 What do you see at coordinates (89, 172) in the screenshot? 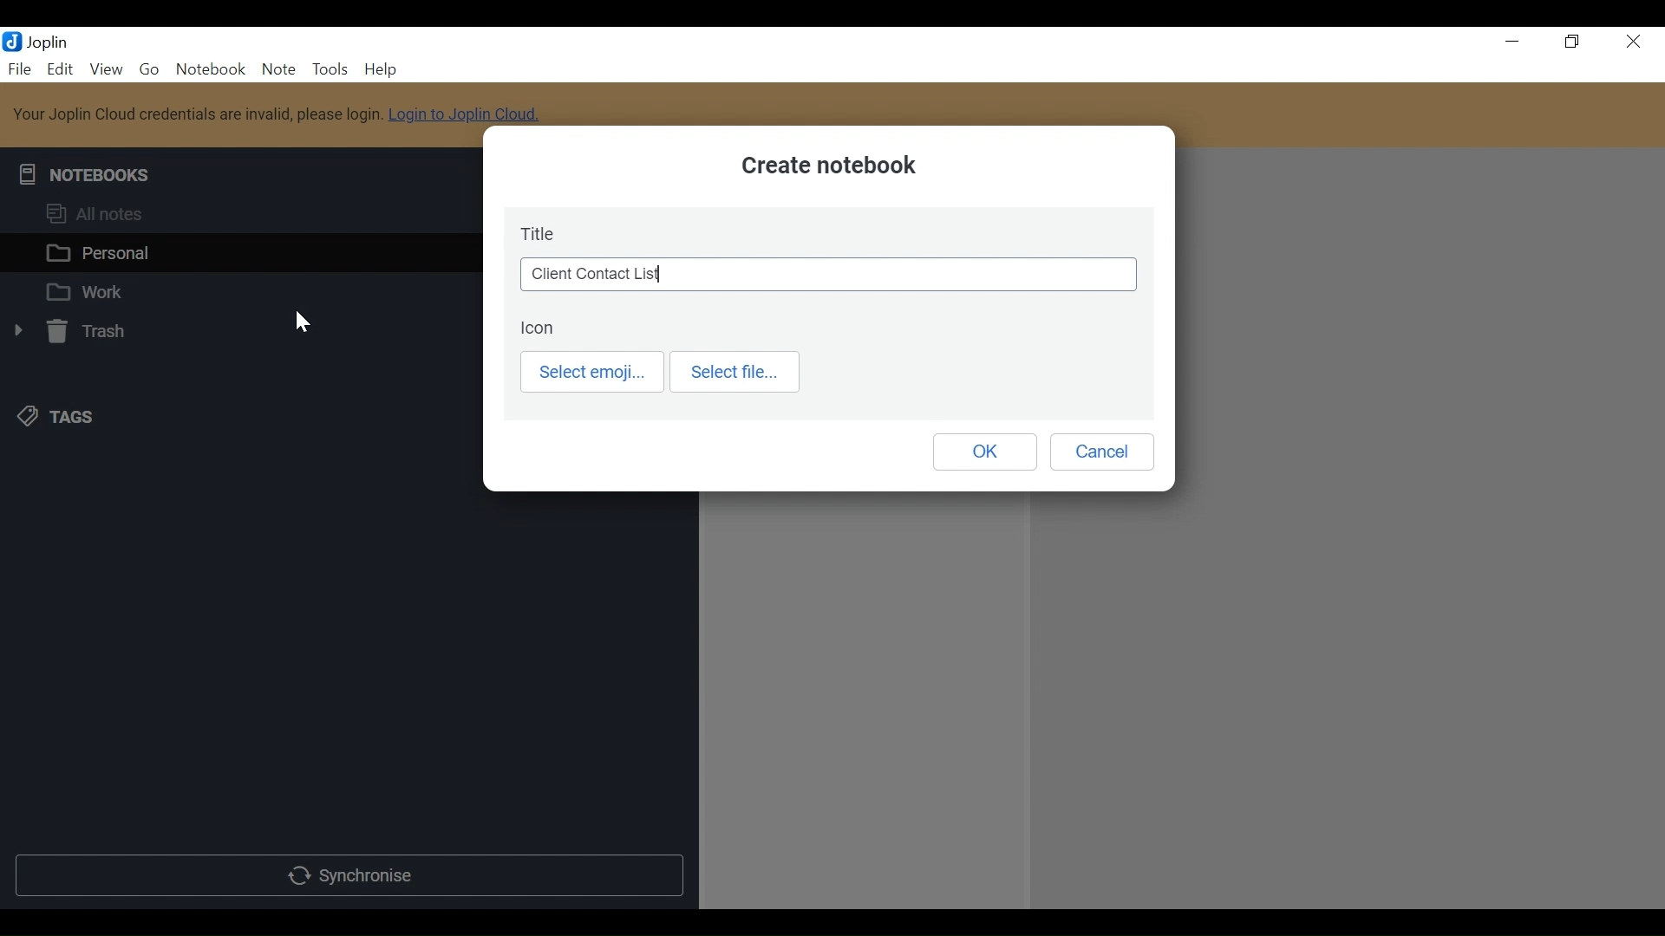
I see `Notebooks` at bounding box center [89, 172].